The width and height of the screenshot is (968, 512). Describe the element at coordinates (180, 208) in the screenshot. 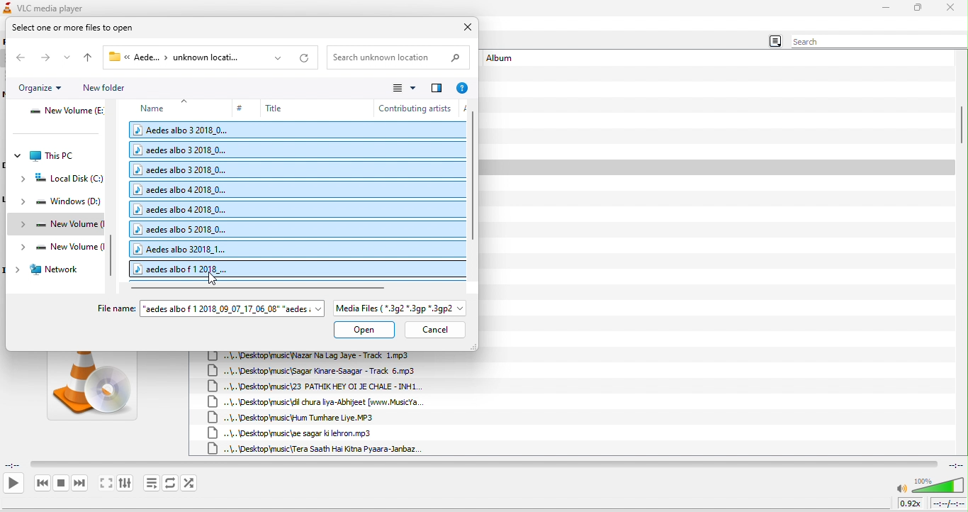

I see `aedes albo 4 2018_0...` at that location.